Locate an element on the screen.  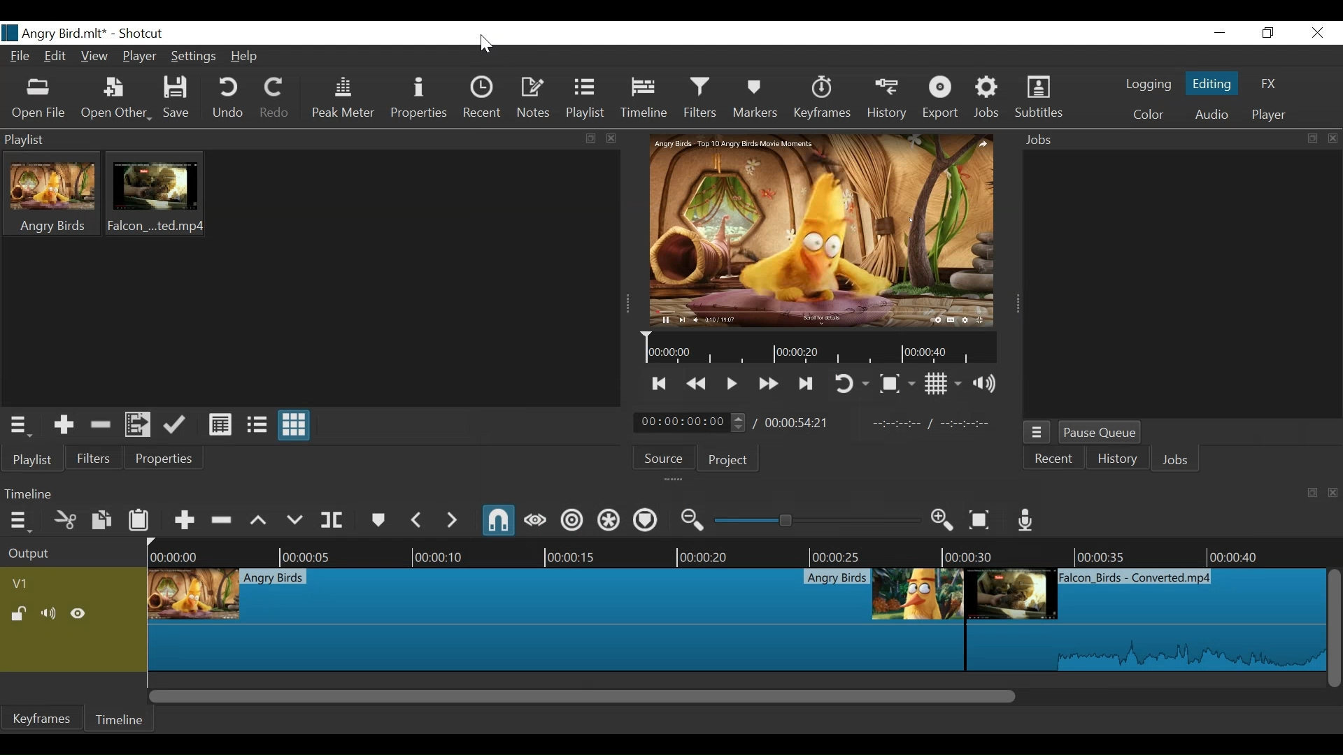
Ripple is located at coordinates (570, 521).